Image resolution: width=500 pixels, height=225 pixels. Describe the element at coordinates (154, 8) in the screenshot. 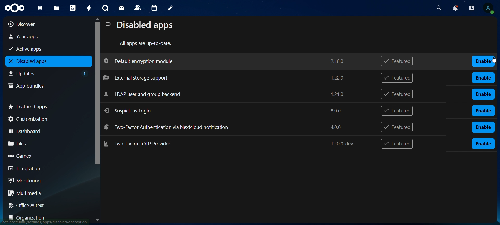

I see `calendar` at that location.